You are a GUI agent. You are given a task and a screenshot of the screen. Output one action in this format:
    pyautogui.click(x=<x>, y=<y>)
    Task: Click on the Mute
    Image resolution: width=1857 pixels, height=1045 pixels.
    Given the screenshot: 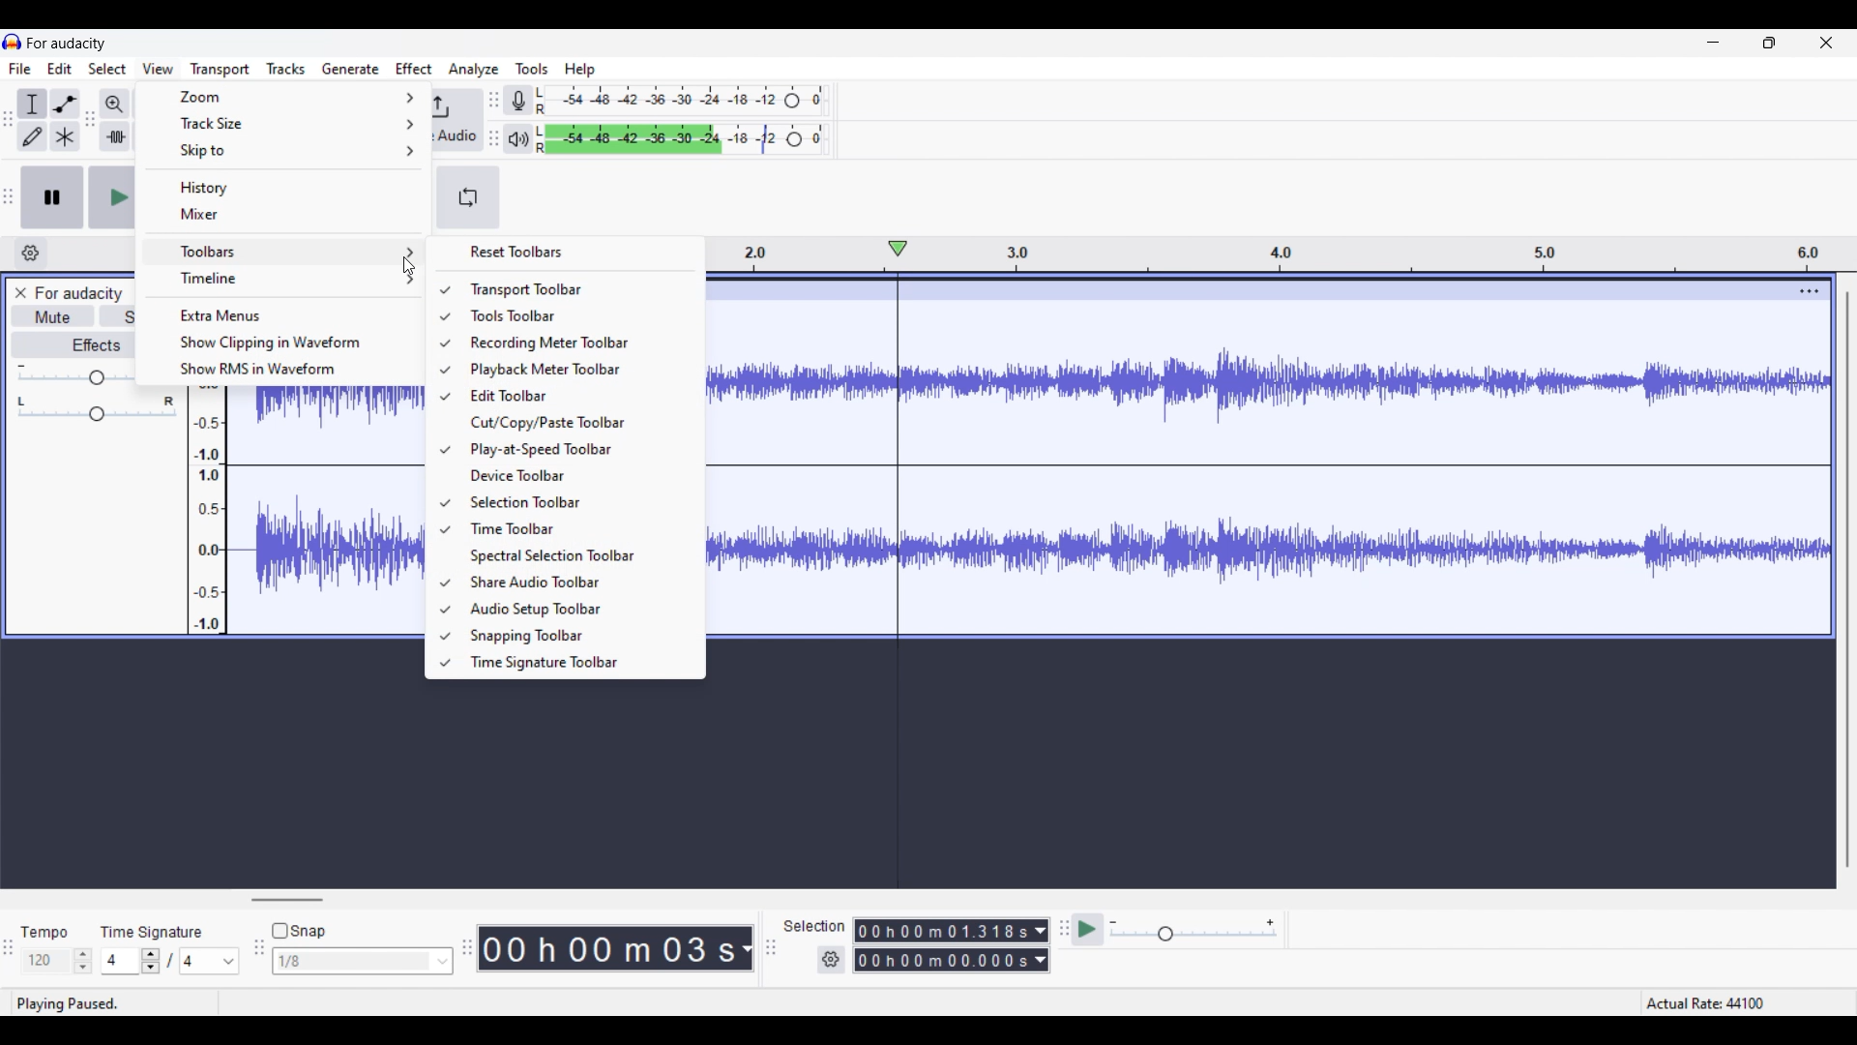 What is the action you would take?
    pyautogui.click(x=53, y=316)
    